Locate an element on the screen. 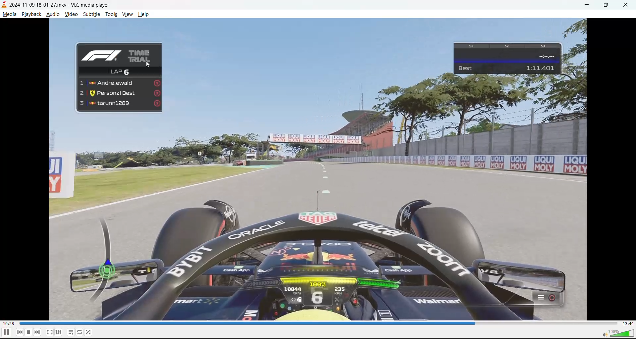 The width and height of the screenshot is (636, 339). next is located at coordinates (36, 332).